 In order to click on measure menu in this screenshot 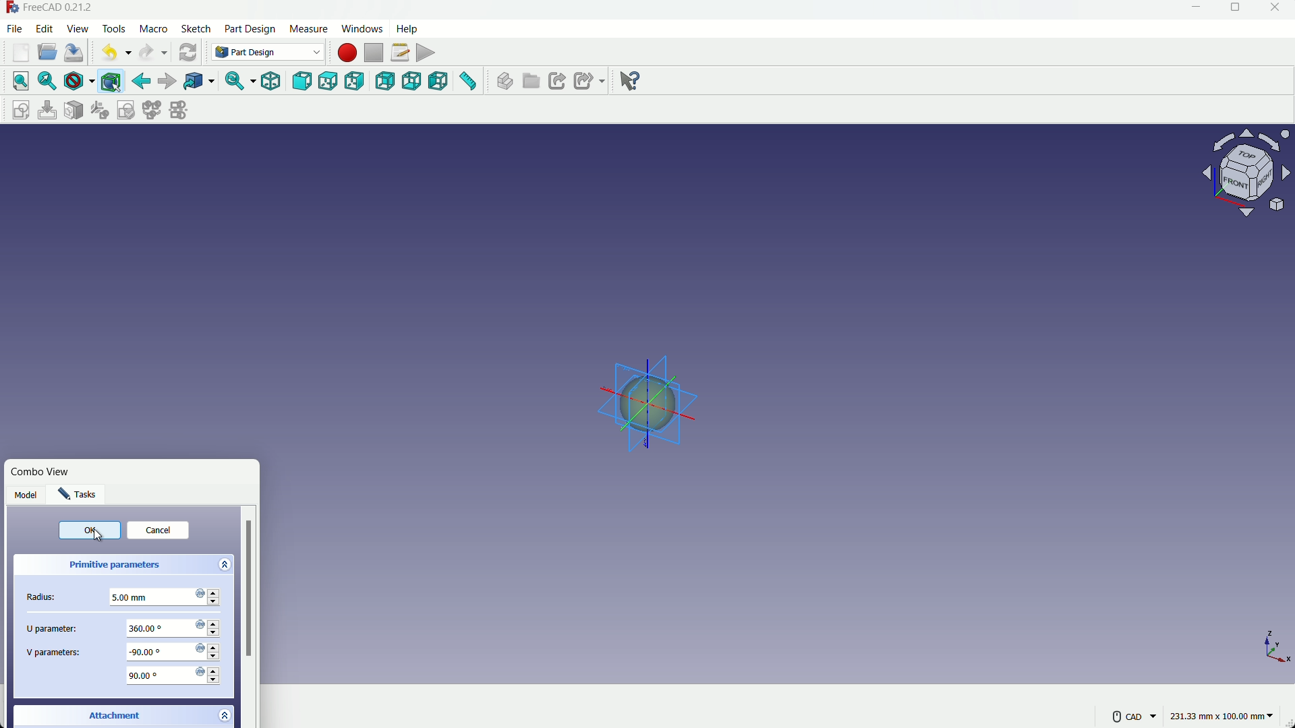, I will do `click(309, 30)`.